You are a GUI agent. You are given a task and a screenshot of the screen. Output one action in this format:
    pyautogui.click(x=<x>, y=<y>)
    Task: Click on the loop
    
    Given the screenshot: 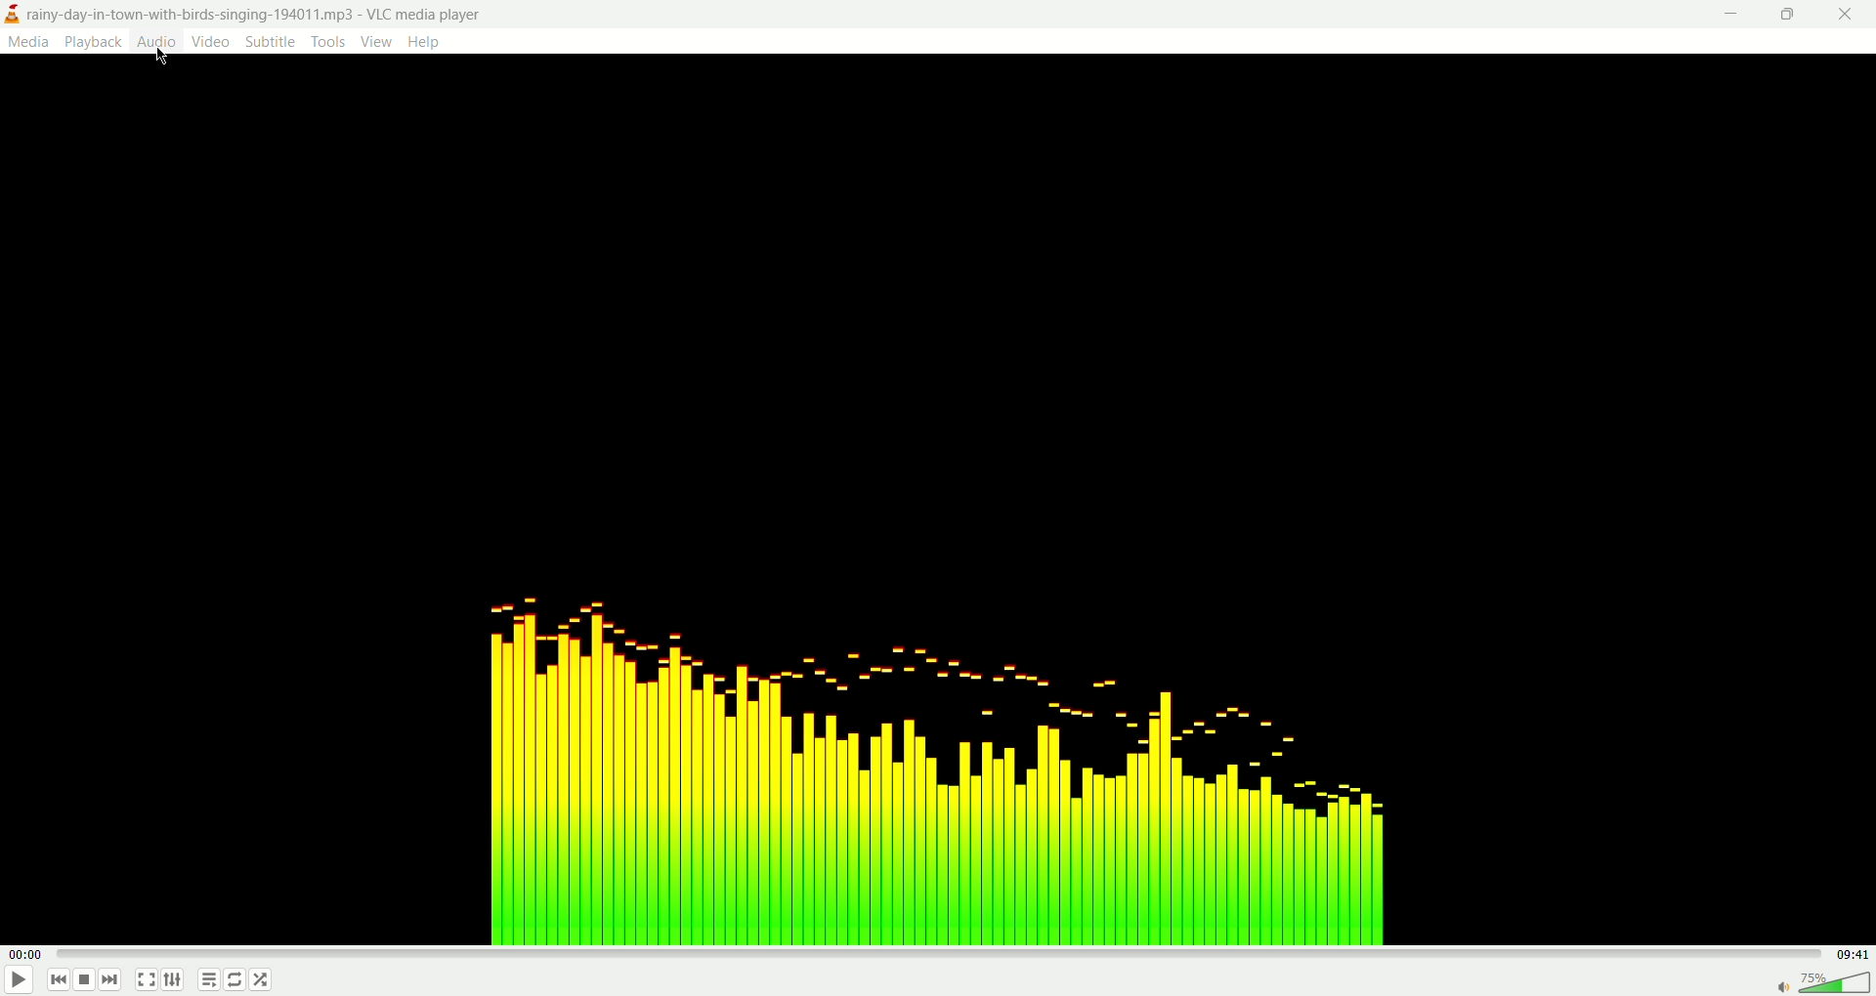 What is the action you would take?
    pyautogui.click(x=235, y=979)
    